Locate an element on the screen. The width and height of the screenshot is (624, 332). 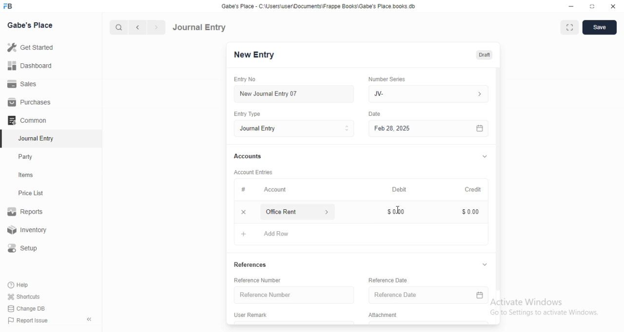
x Office Rent > is located at coordinates (287, 212).